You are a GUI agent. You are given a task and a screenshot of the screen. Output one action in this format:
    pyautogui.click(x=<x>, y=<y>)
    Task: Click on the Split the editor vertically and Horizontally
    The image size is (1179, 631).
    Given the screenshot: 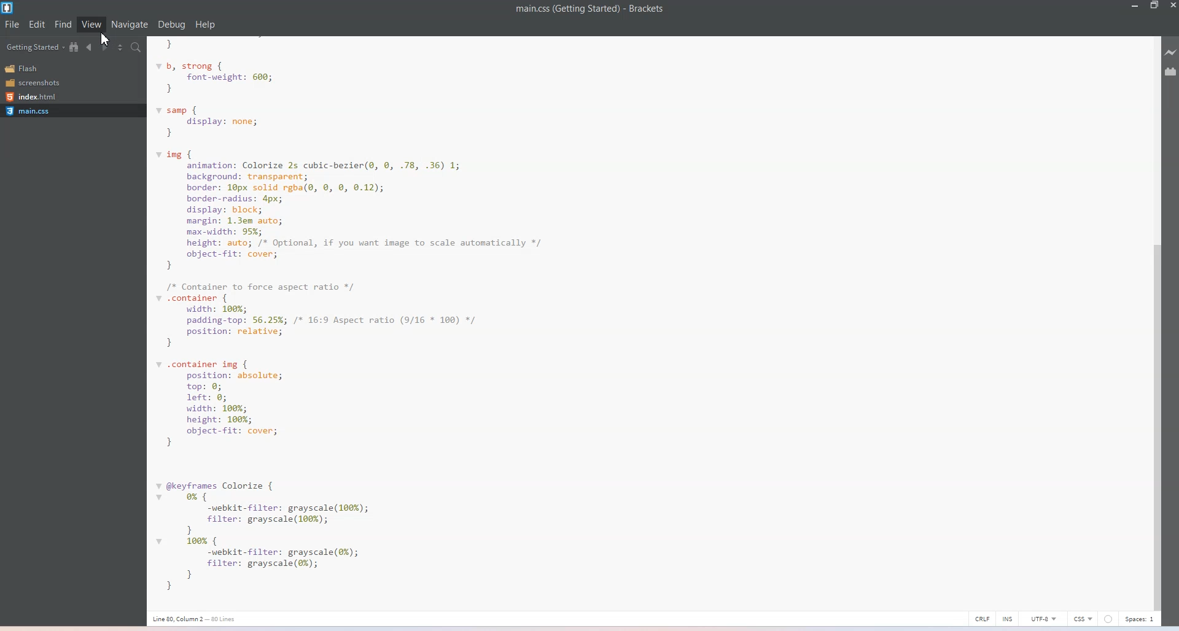 What is the action you would take?
    pyautogui.click(x=122, y=47)
    